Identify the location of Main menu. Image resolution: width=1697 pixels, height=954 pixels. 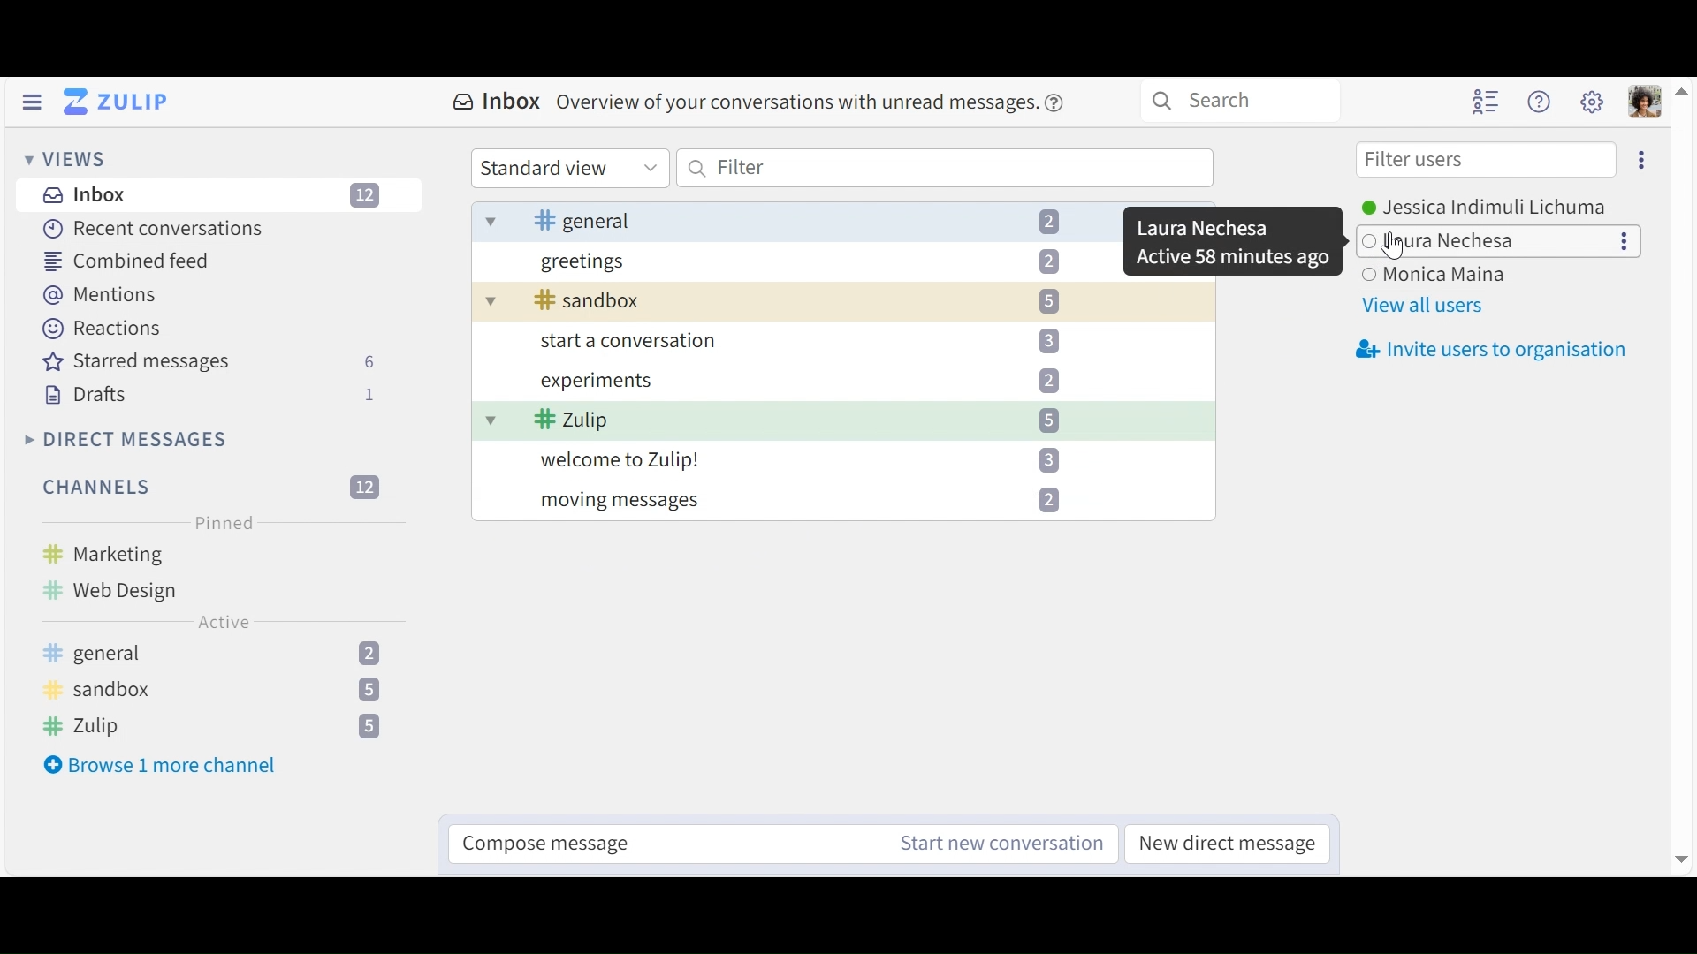
(1593, 100).